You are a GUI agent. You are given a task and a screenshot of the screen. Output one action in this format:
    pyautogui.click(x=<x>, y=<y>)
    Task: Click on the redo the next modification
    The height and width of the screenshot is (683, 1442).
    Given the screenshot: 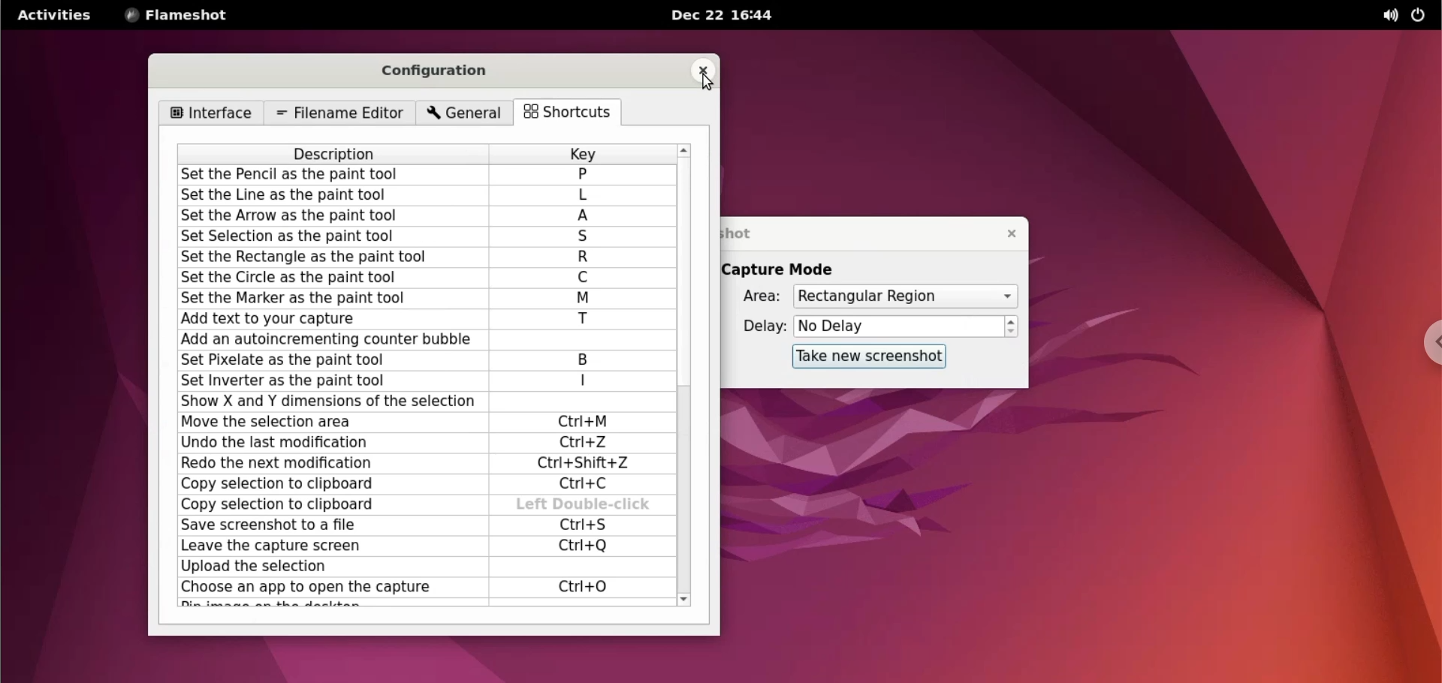 What is the action you would take?
    pyautogui.click(x=325, y=465)
    